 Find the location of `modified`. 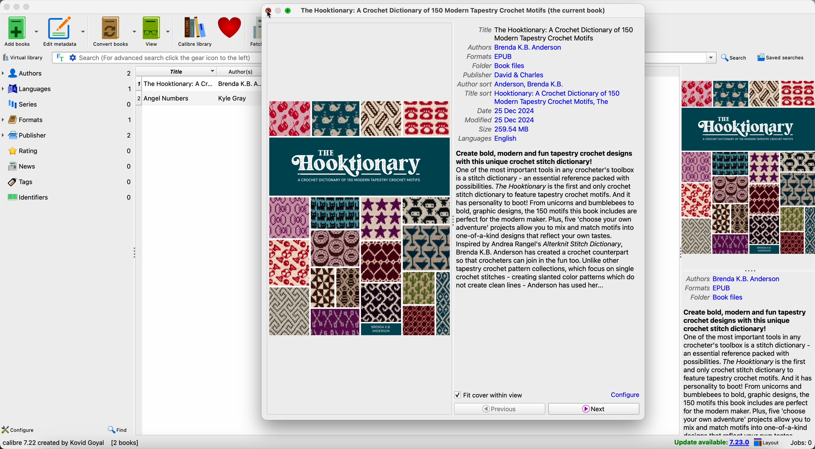

modified is located at coordinates (500, 121).